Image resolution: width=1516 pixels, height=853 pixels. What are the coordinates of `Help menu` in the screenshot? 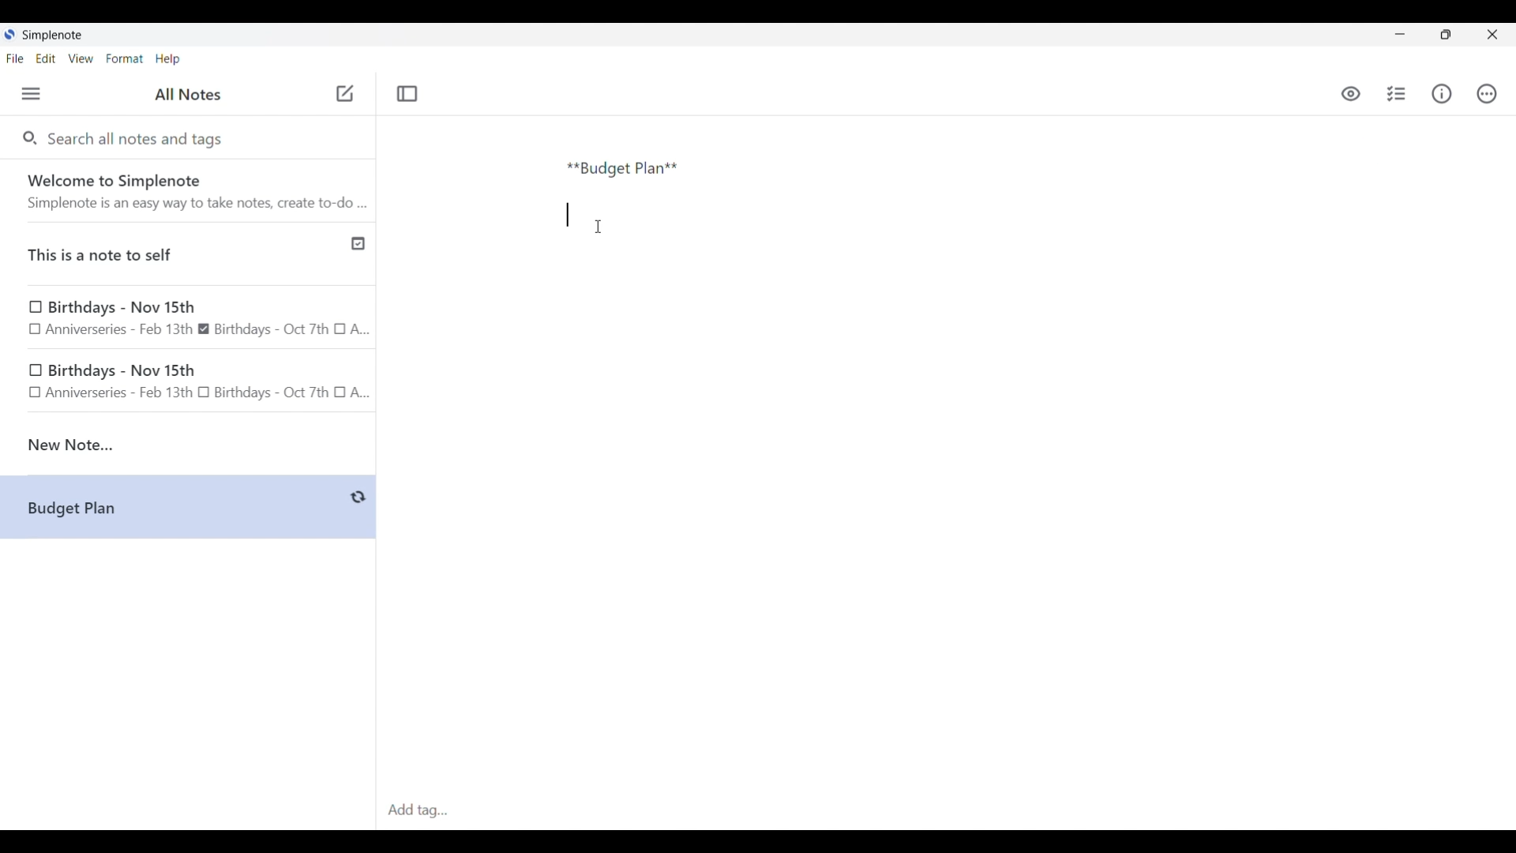 It's located at (167, 58).